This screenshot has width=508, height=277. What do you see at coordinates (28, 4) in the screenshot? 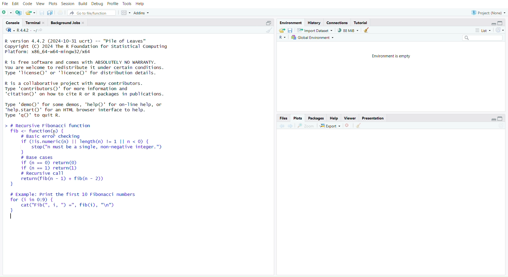
I see `code` at bounding box center [28, 4].